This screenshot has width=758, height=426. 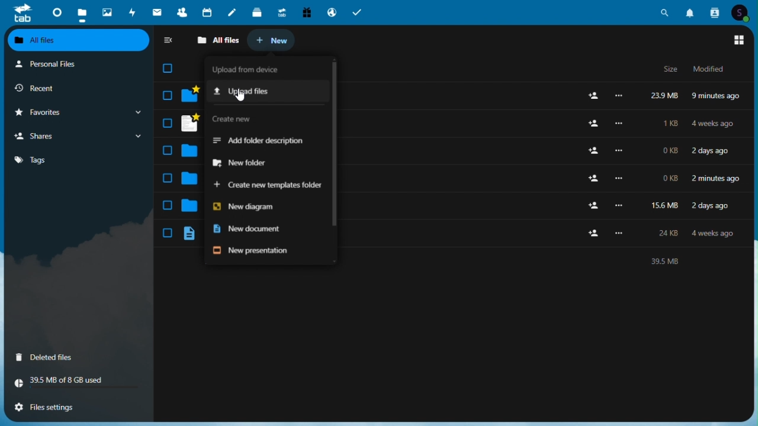 What do you see at coordinates (657, 262) in the screenshot?
I see `text` at bounding box center [657, 262].